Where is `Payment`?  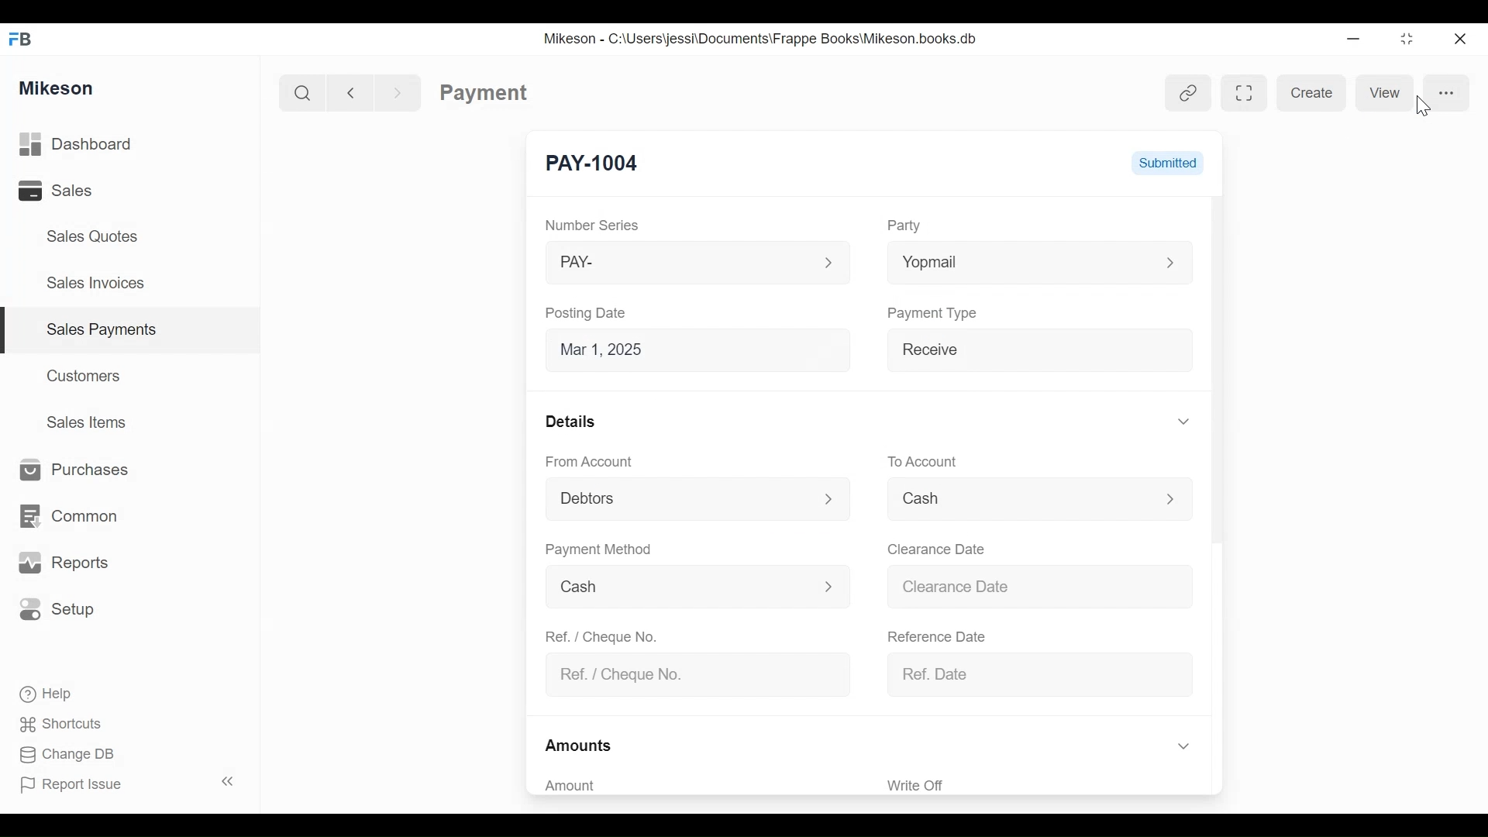
Payment is located at coordinates (483, 91).